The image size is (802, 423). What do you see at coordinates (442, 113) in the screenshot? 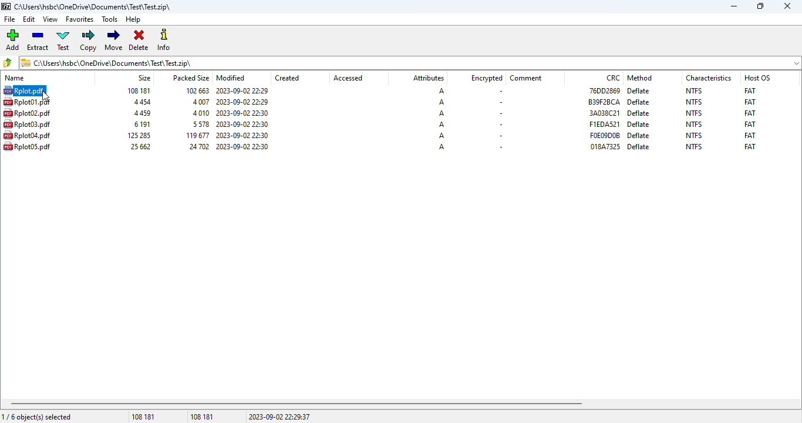
I see `A` at bounding box center [442, 113].